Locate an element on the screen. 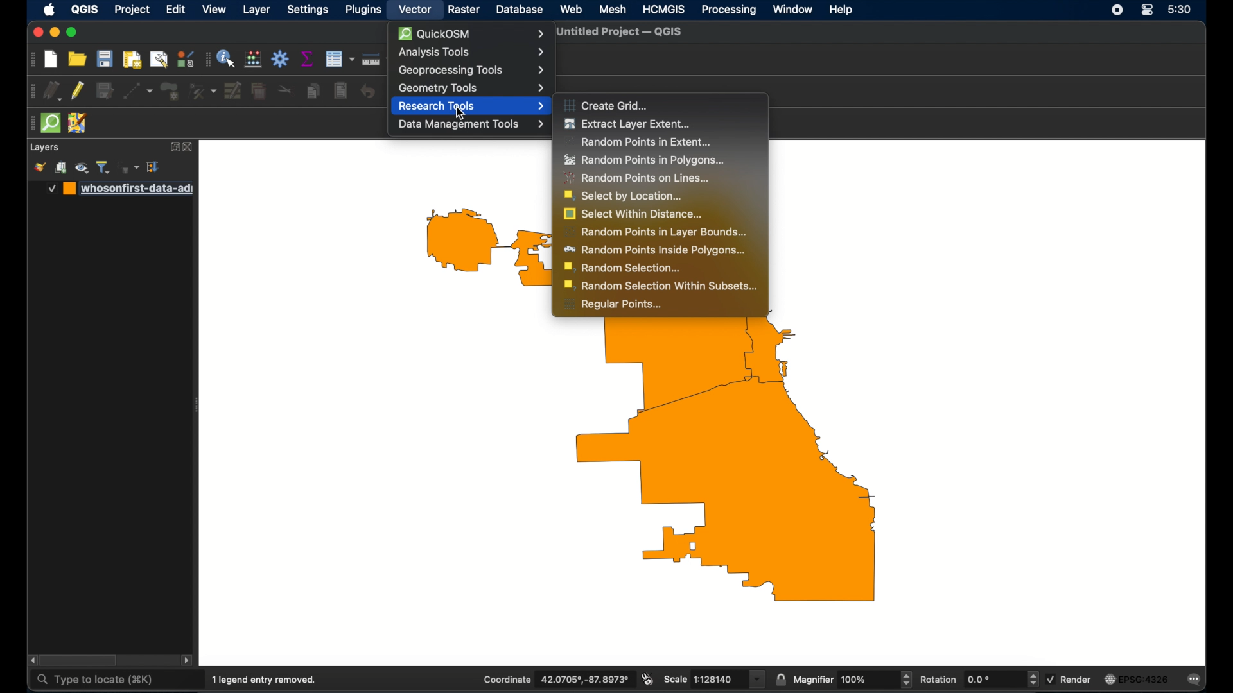  control center is located at coordinates (1146, 10).